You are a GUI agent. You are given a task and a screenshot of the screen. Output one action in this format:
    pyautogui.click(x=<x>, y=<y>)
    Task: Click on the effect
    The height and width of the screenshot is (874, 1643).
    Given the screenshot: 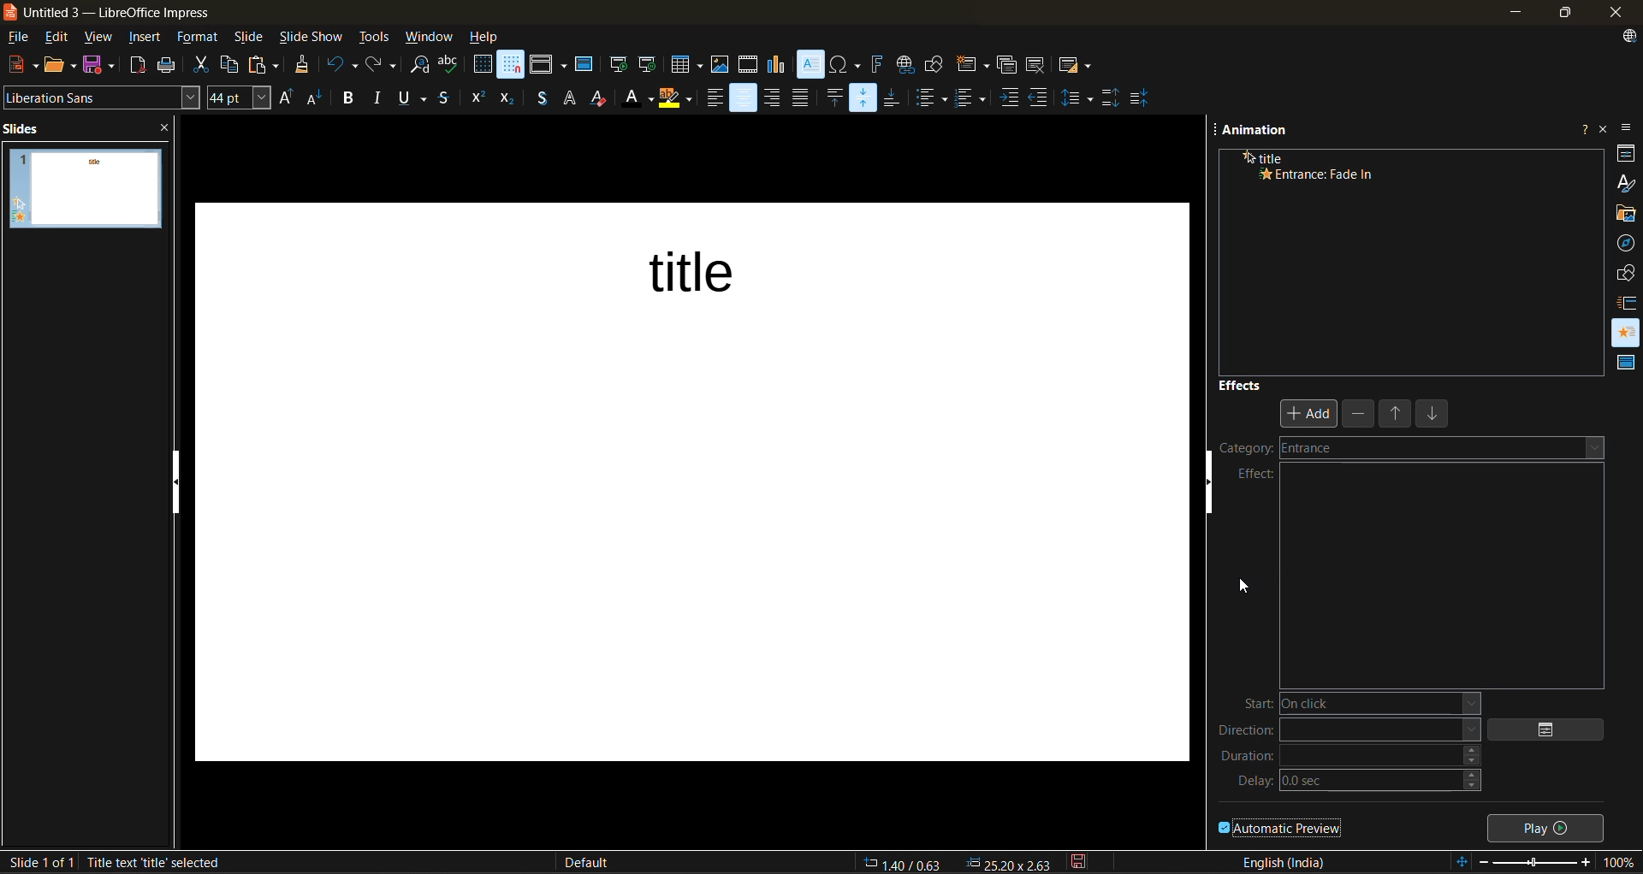 What is the action you would take?
    pyautogui.click(x=1256, y=475)
    